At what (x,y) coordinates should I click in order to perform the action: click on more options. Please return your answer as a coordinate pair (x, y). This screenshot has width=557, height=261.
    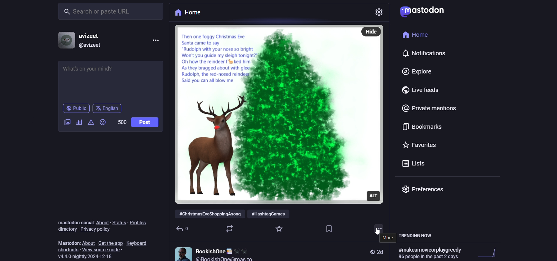
    Looking at the image, I should click on (380, 224).